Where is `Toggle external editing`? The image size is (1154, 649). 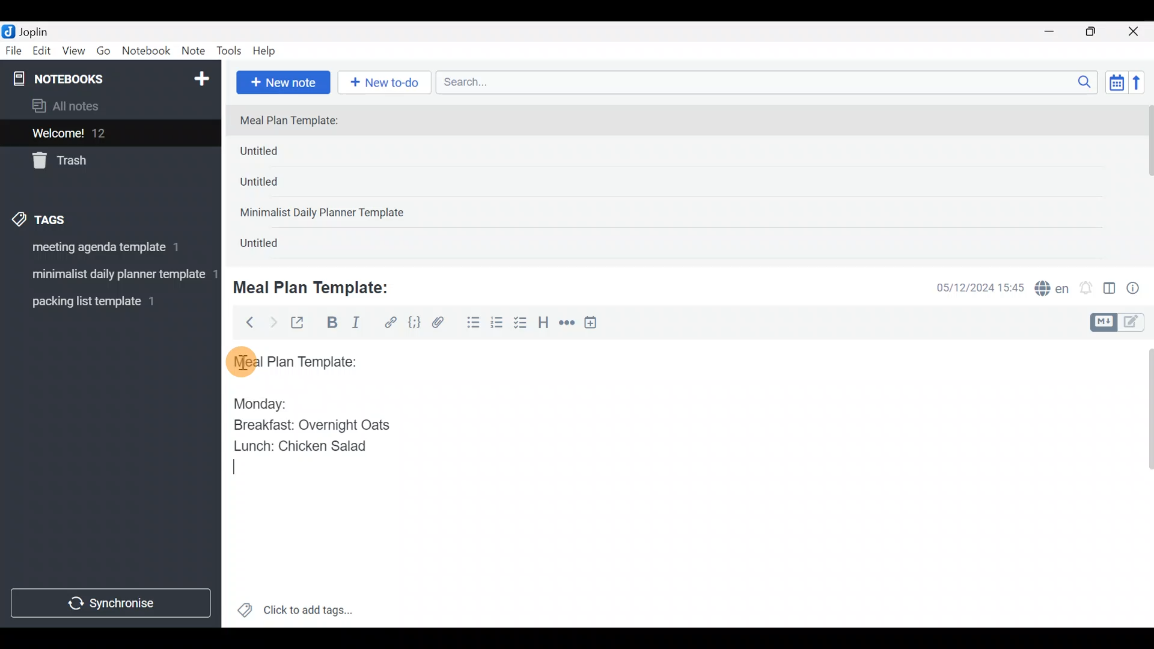 Toggle external editing is located at coordinates (302, 323).